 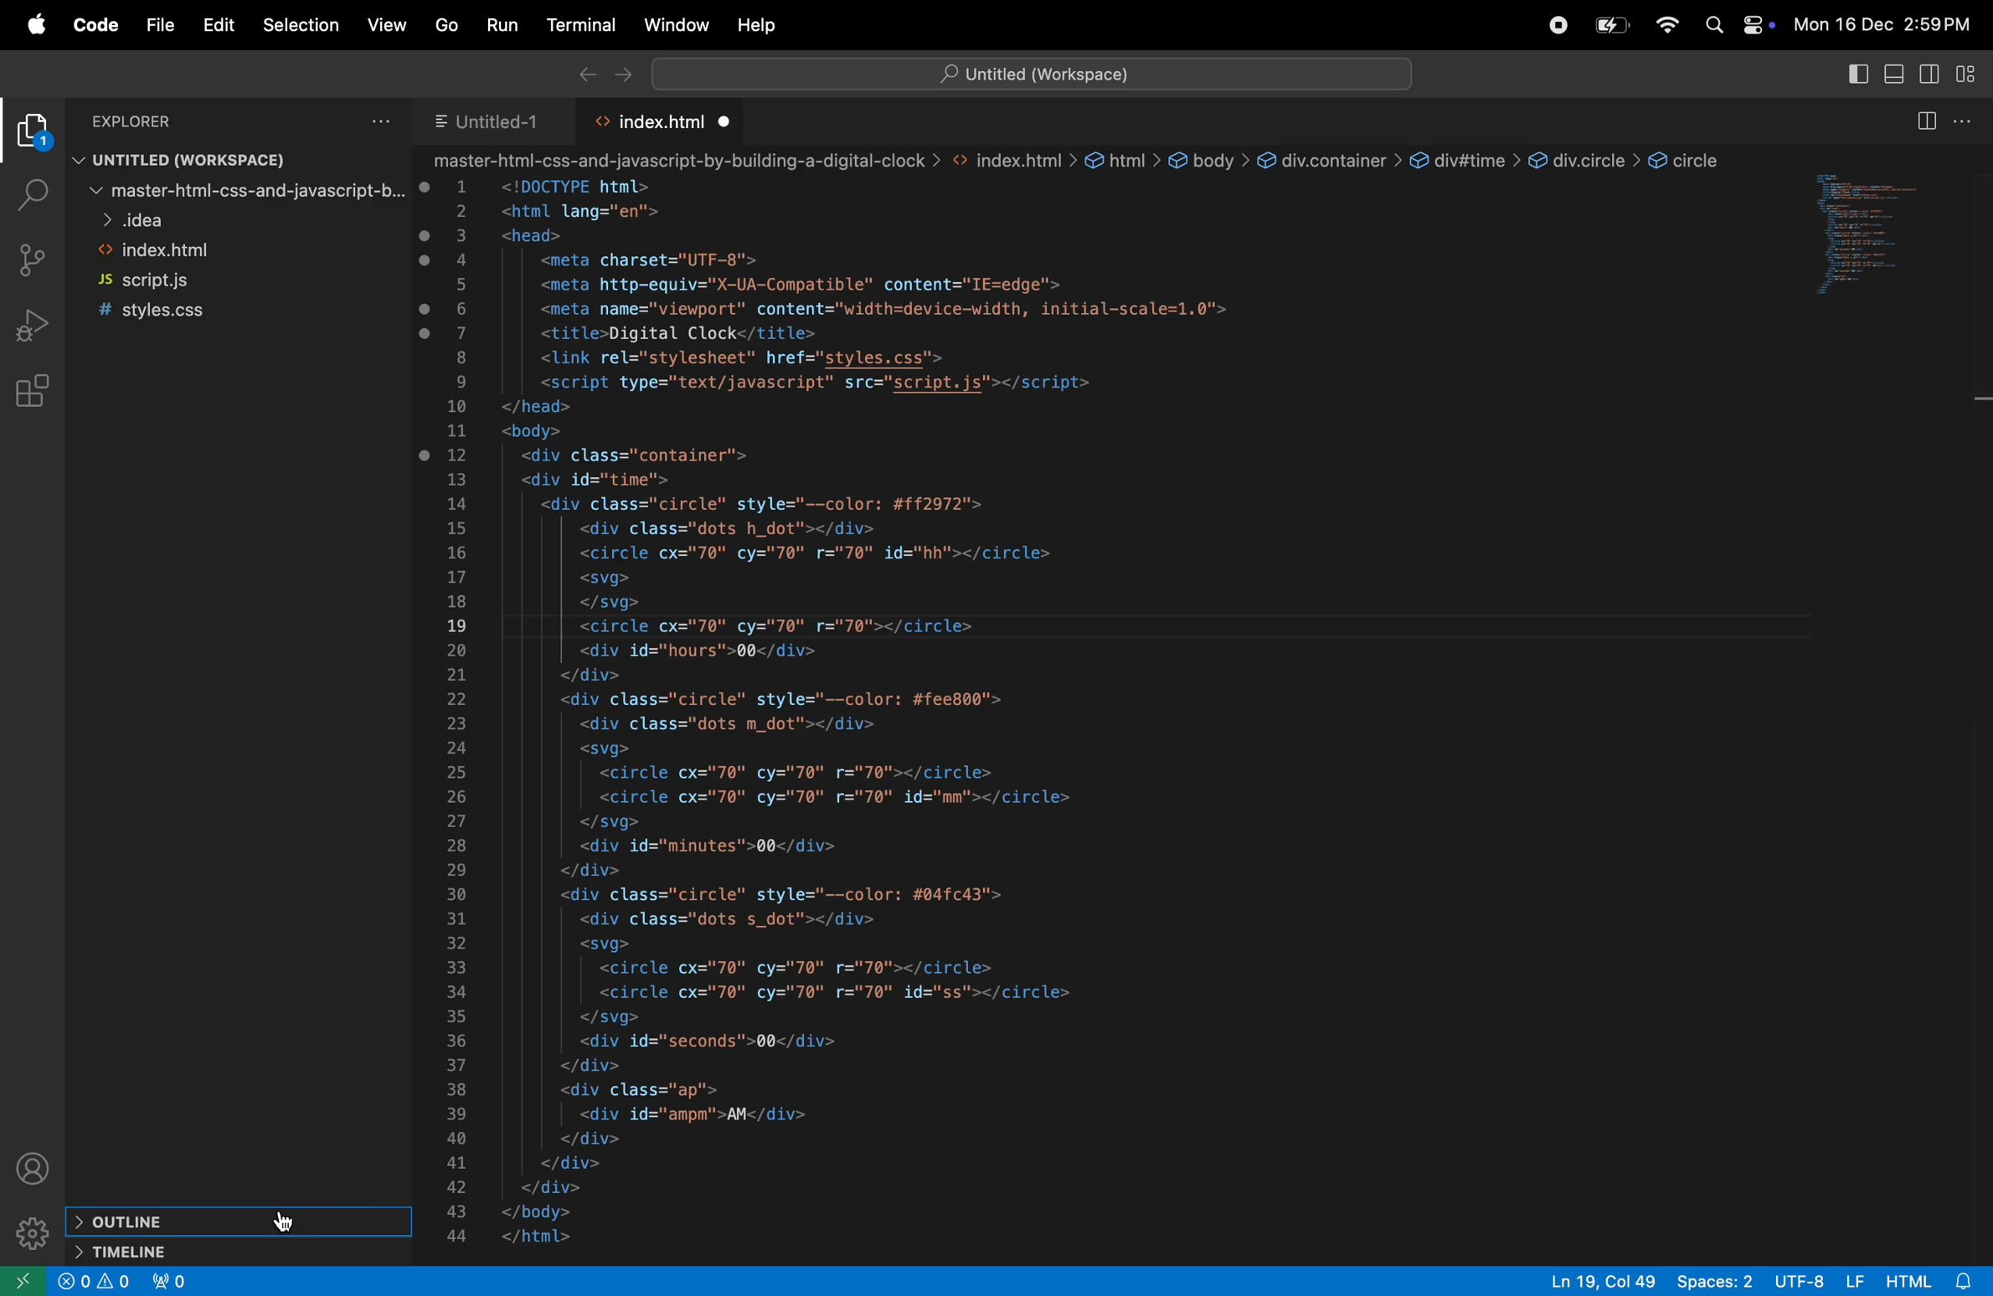 I want to click on index.html, so click(x=662, y=121).